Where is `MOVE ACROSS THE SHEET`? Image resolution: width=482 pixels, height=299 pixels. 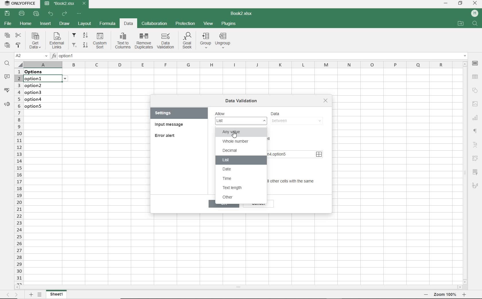 MOVE ACROSS THE SHEET is located at coordinates (12, 294).